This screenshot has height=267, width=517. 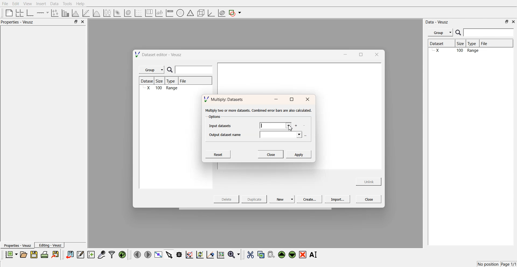 What do you see at coordinates (127, 13) in the screenshot?
I see `plot a 2d data set as contour` at bounding box center [127, 13].